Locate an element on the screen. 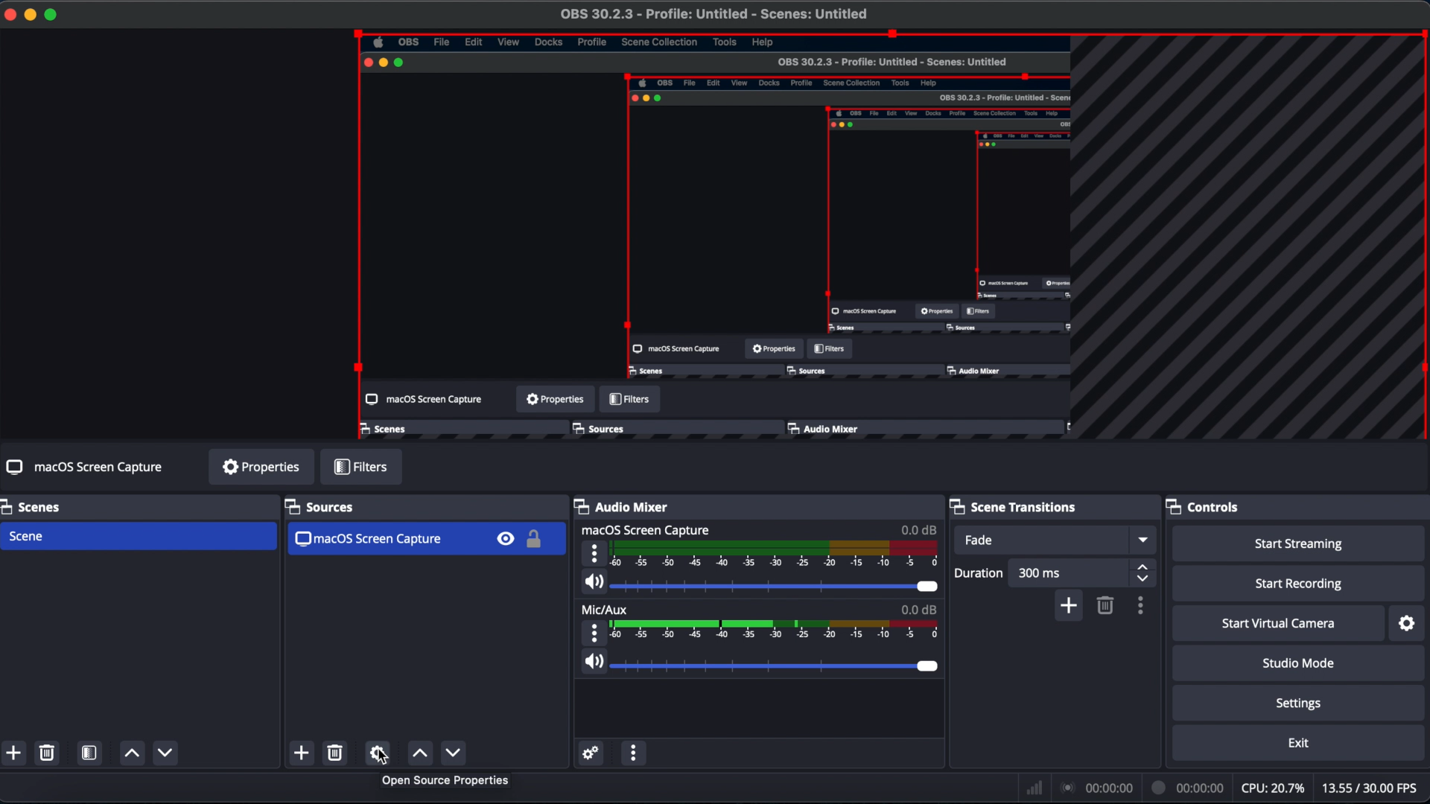  mic/aux is located at coordinates (606, 608).